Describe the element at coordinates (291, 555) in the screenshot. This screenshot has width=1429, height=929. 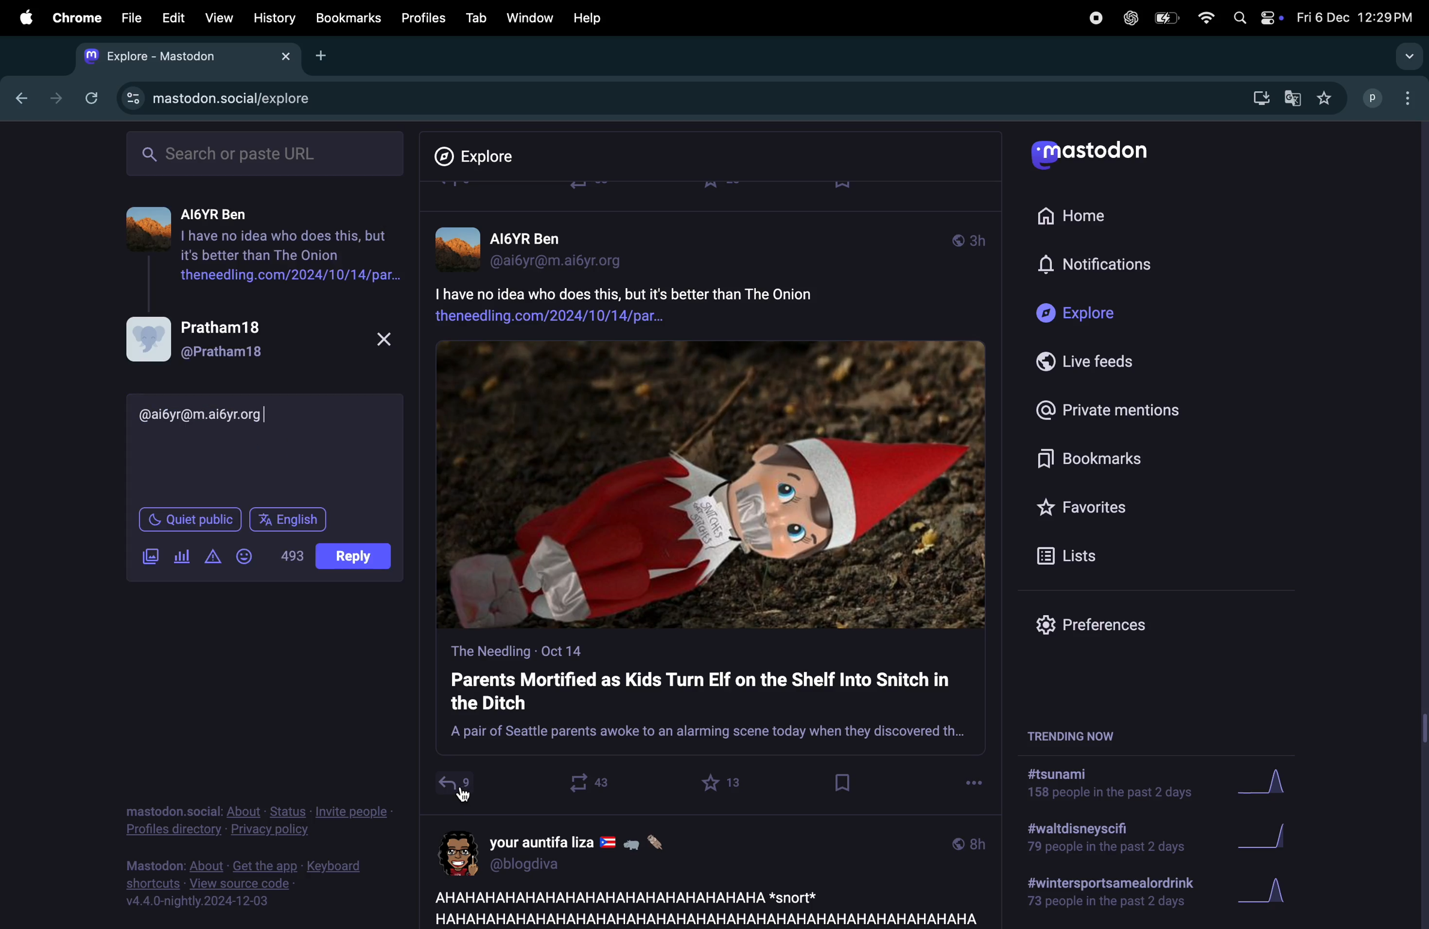
I see `500 words` at that location.